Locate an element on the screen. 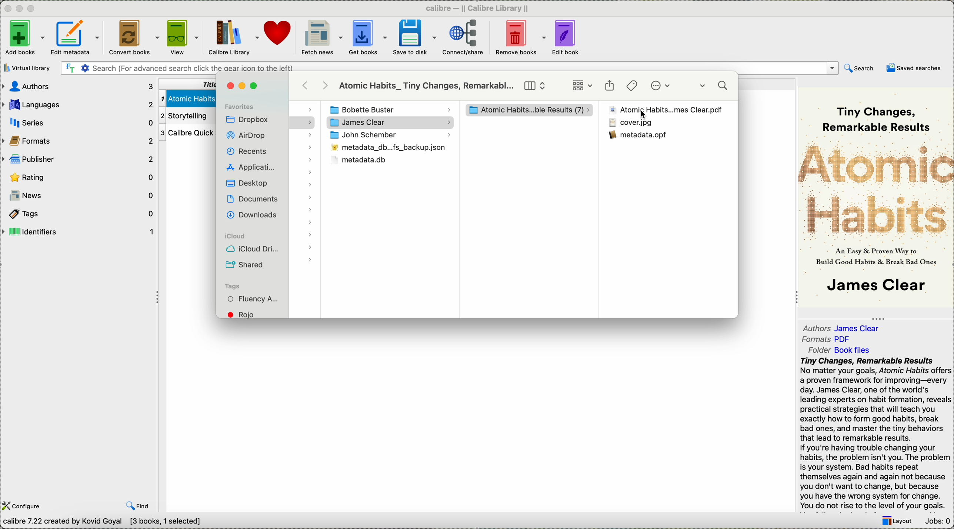  view is located at coordinates (183, 38).